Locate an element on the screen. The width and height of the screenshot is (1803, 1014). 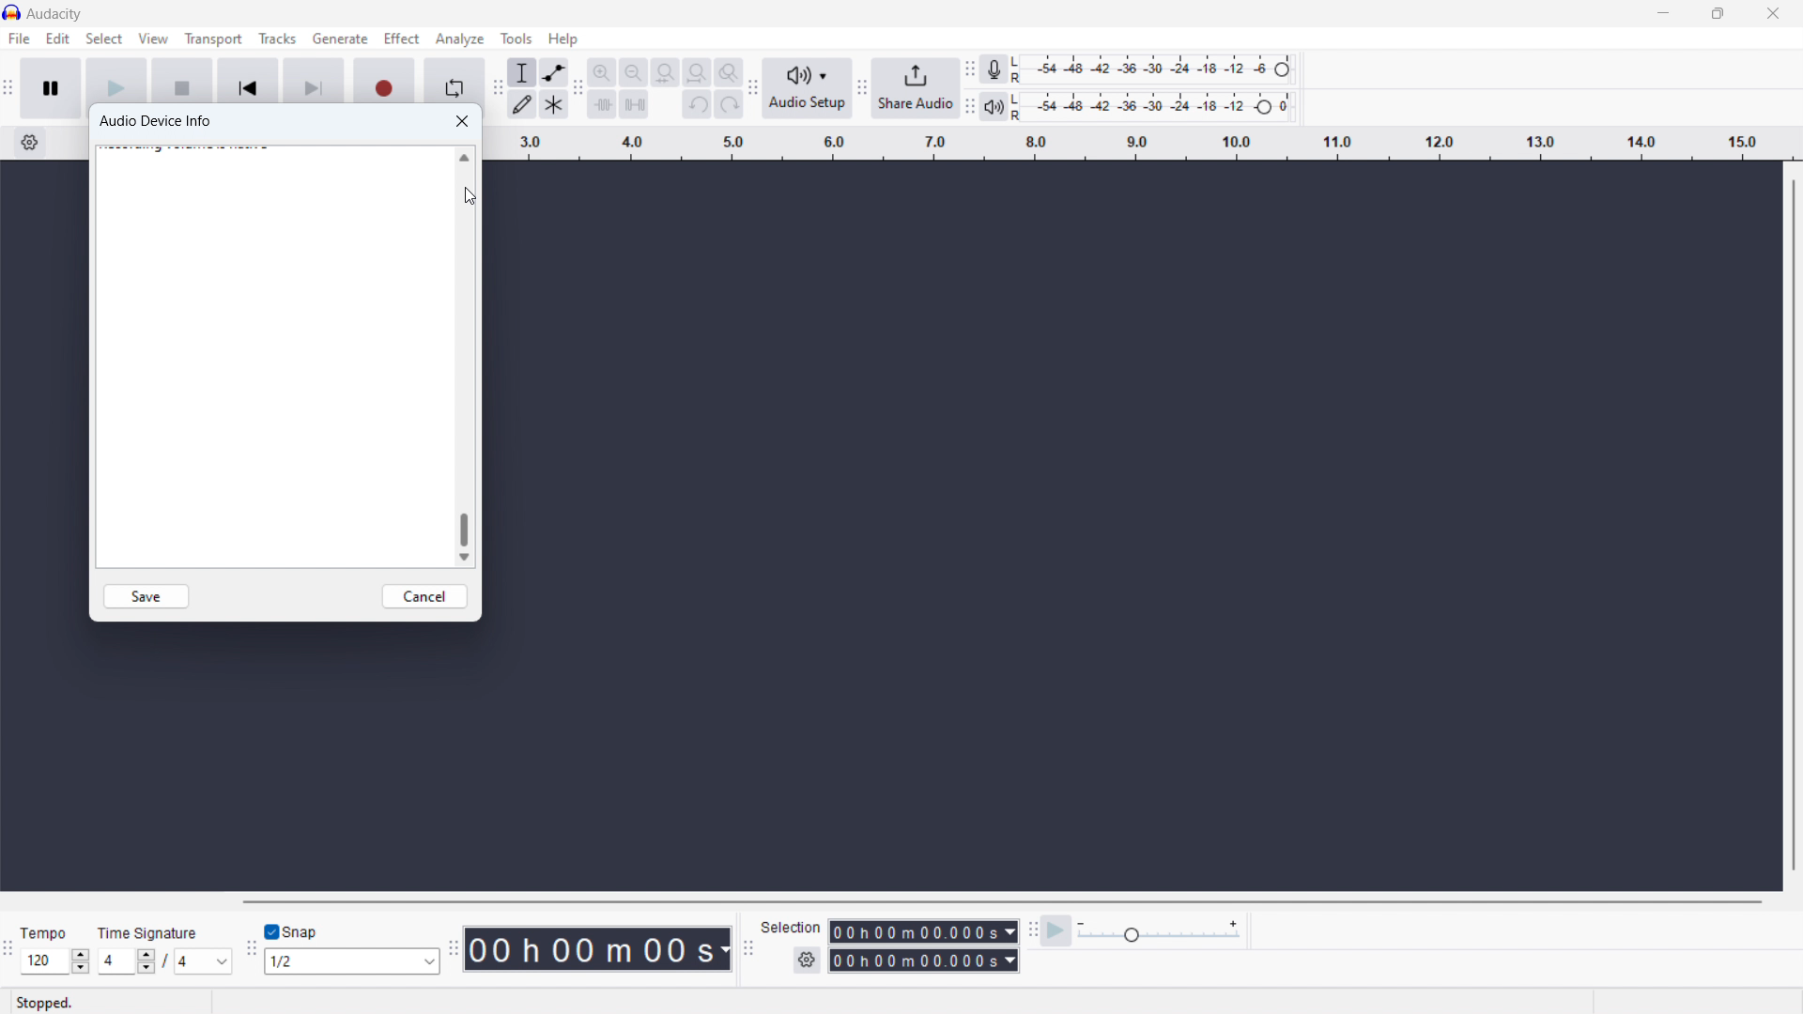
settings is located at coordinates (807, 960).